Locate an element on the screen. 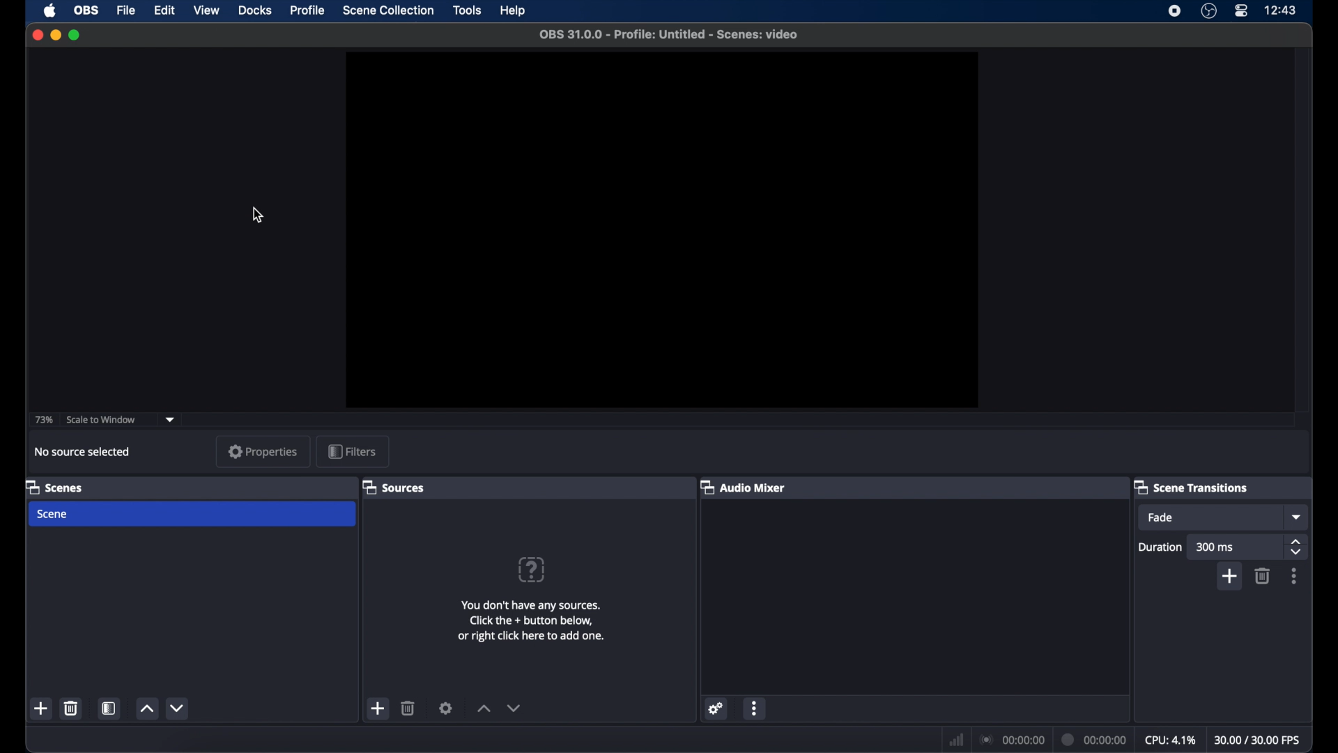 Image resolution: width=1338 pixels, height=753 pixels. more options is located at coordinates (754, 708).